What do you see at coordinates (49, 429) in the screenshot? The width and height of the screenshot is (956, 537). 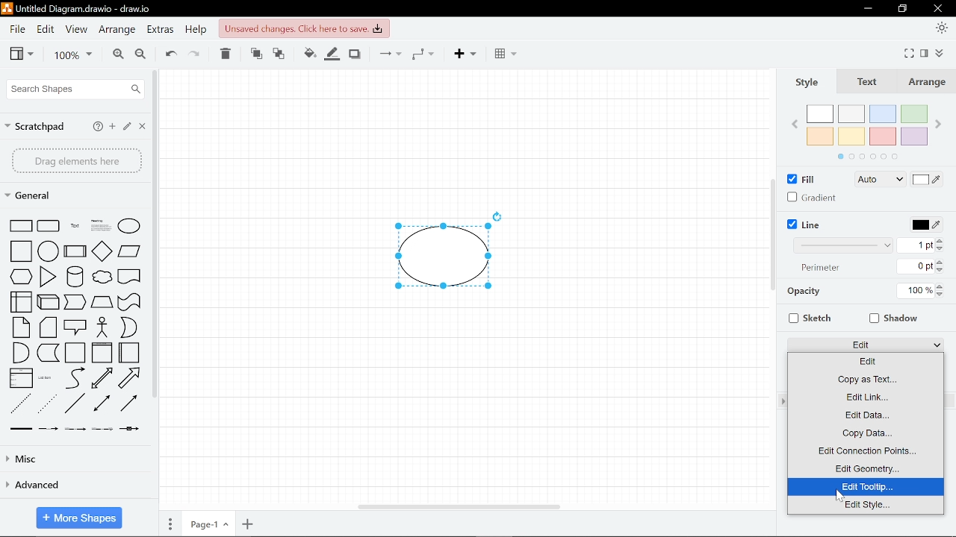 I see `connector with label` at bounding box center [49, 429].